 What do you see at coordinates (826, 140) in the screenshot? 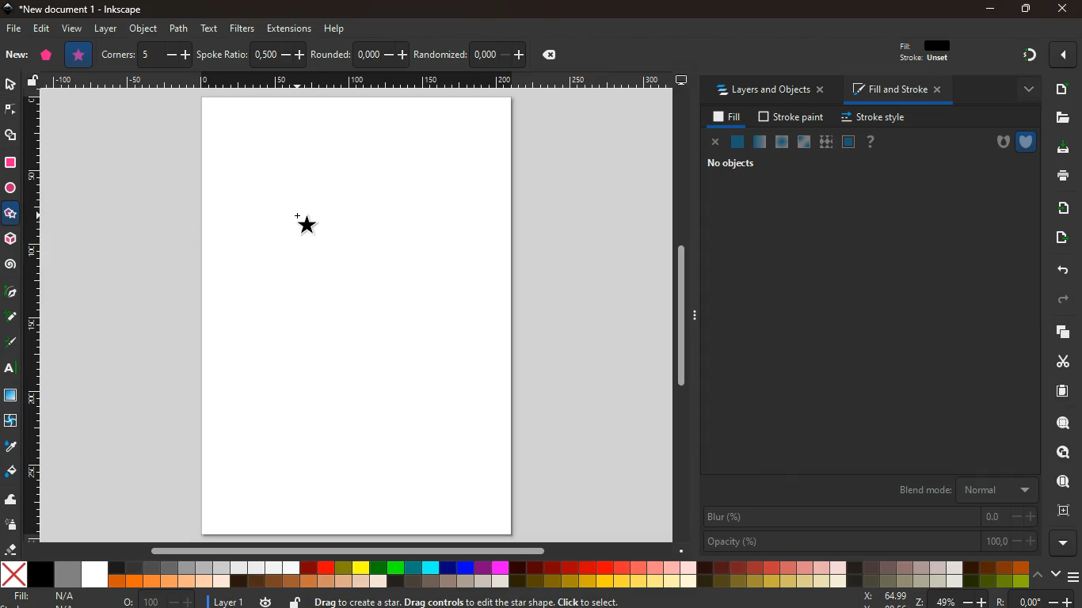
I see `texture` at bounding box center [826, 140].